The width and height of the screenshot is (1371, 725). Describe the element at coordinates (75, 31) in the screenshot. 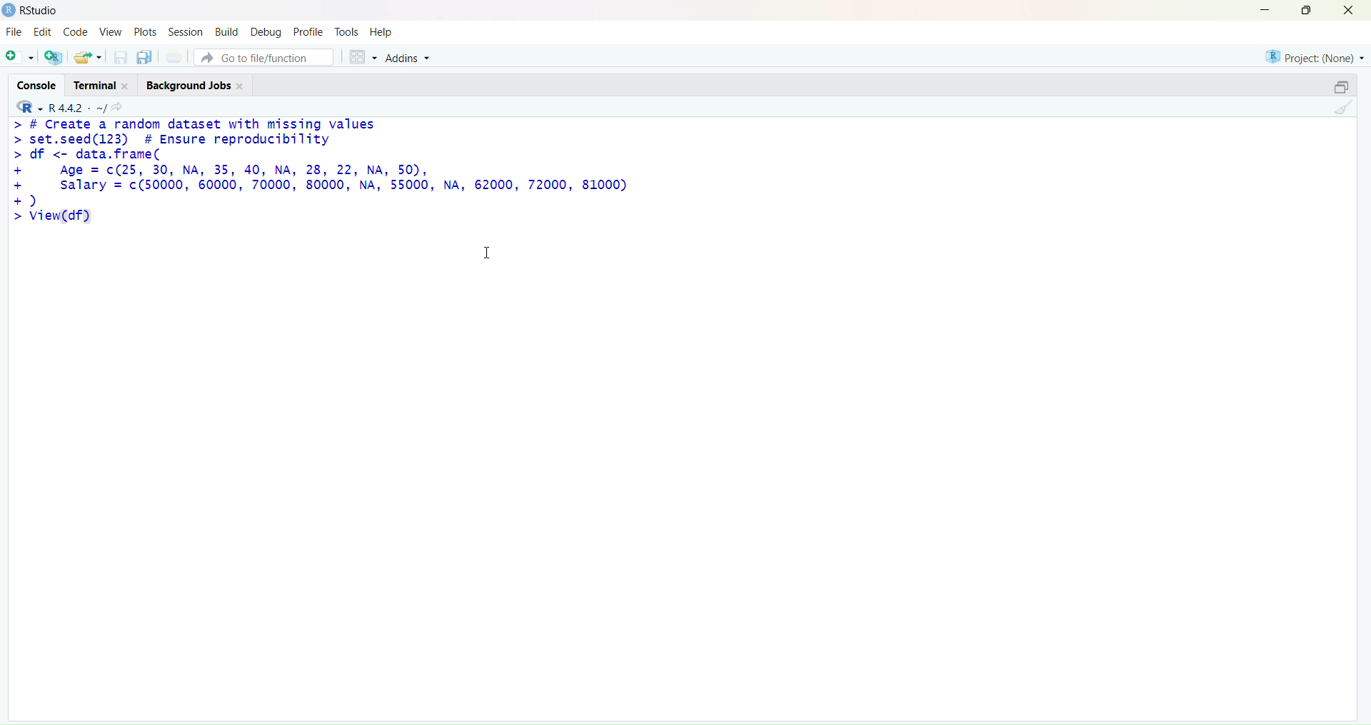

I see `code` at that location.